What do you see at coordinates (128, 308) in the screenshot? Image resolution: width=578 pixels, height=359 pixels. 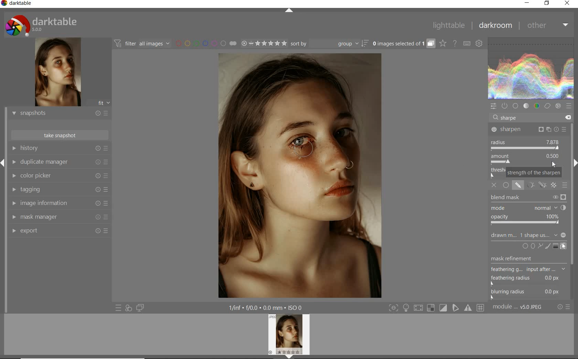 I see `quick access for applying any of your styles` at bounding box center [128, 308].